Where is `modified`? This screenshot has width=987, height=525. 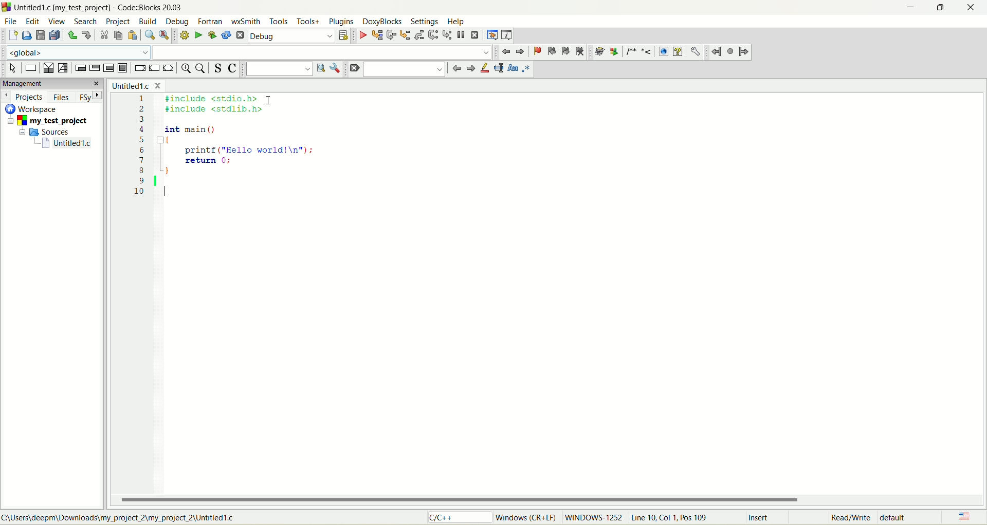 modified is located at coordinates (803, 517).